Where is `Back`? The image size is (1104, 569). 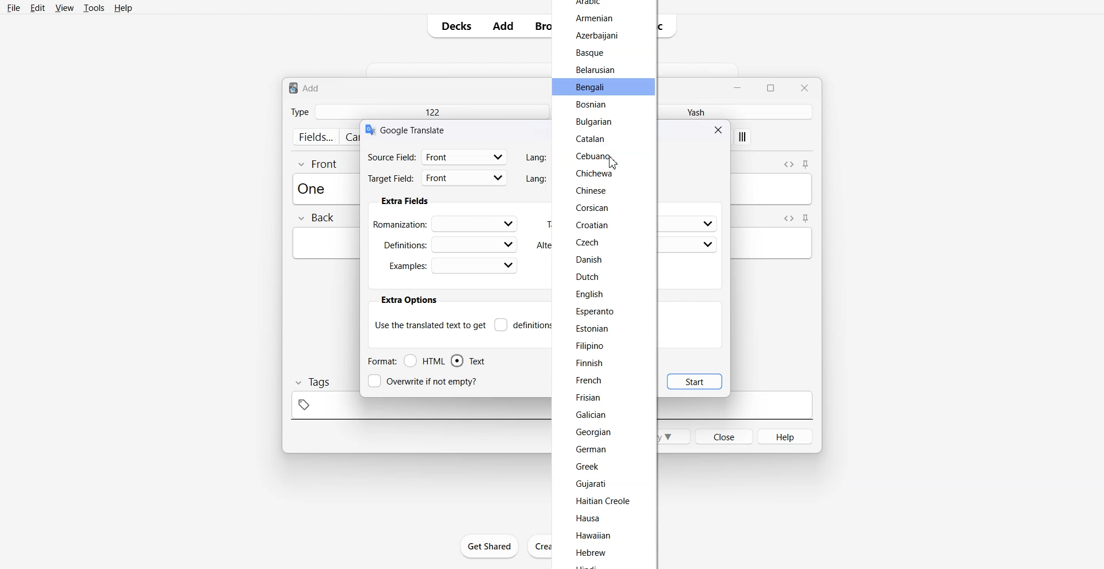 Back is located at coordinates (316, 218).